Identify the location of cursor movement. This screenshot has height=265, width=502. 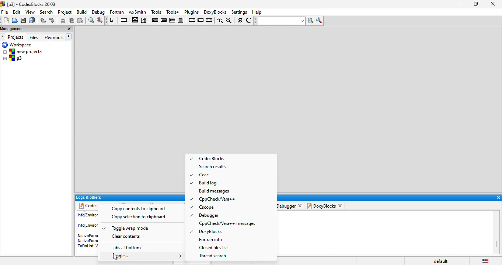
(115, 257).